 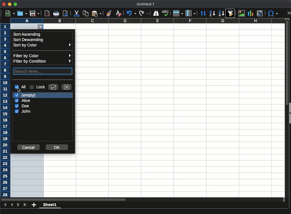 I want to click on john, so click(x=23, y=112).